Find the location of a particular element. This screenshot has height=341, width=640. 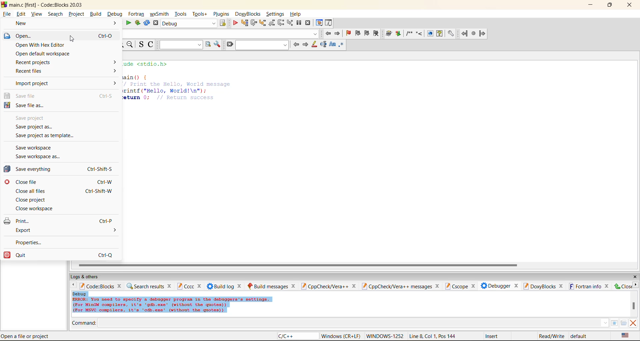

toggle comments is located at coordinates (151, 44).